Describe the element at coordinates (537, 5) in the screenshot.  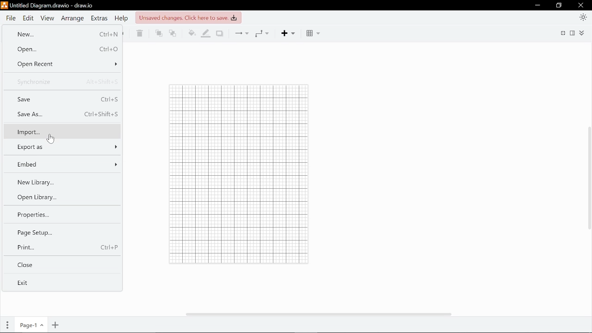
I see `Minimize` at that location.